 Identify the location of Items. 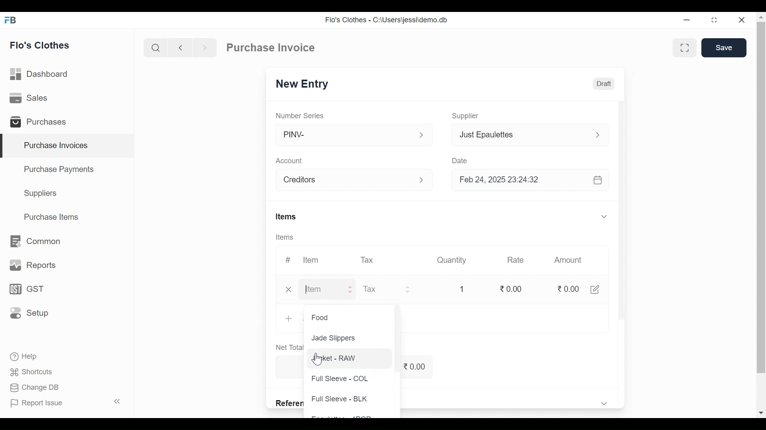
(287, 217).